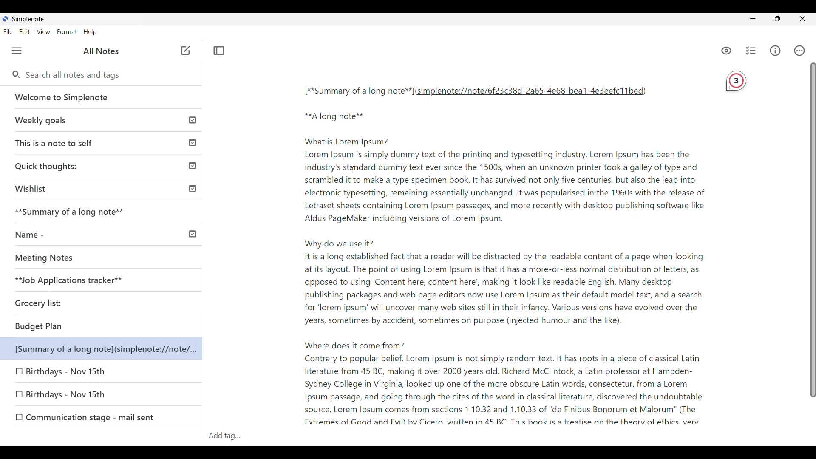 Image resolution: width=816 pixels, height=459 pixels. Describe the element at coordinates (751, 51) in the screenshot. I see `Insert checklist` at that location.